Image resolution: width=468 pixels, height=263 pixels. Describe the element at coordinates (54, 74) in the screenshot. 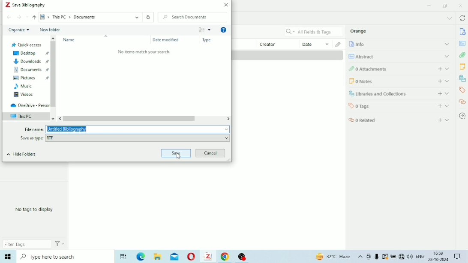

I see `Vertical scrollbar` at that location.